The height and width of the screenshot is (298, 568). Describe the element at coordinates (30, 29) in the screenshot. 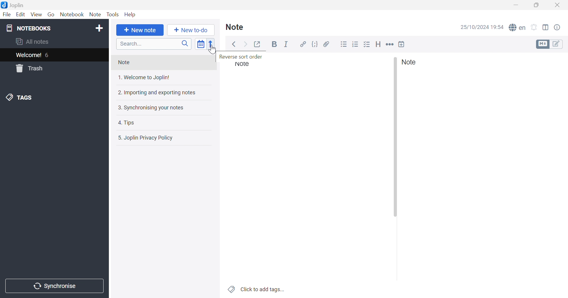

I see `Notebooks` at that location.